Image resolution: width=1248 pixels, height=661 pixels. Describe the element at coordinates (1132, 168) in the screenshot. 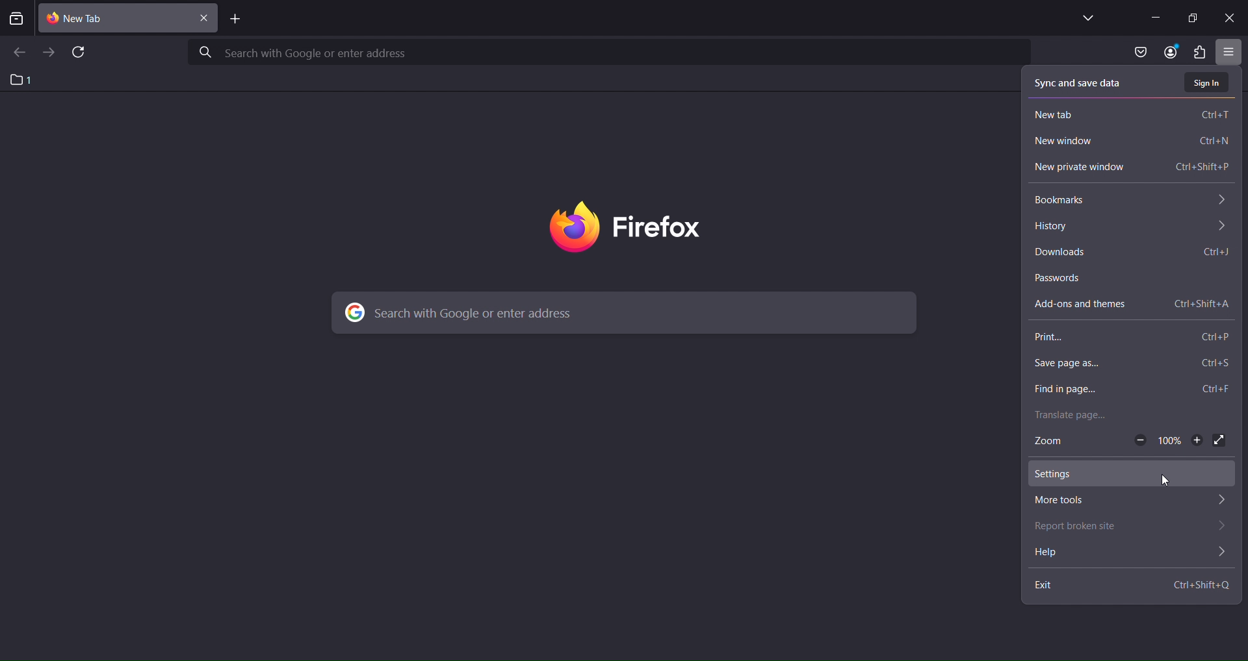

I see `new private window` at that location.